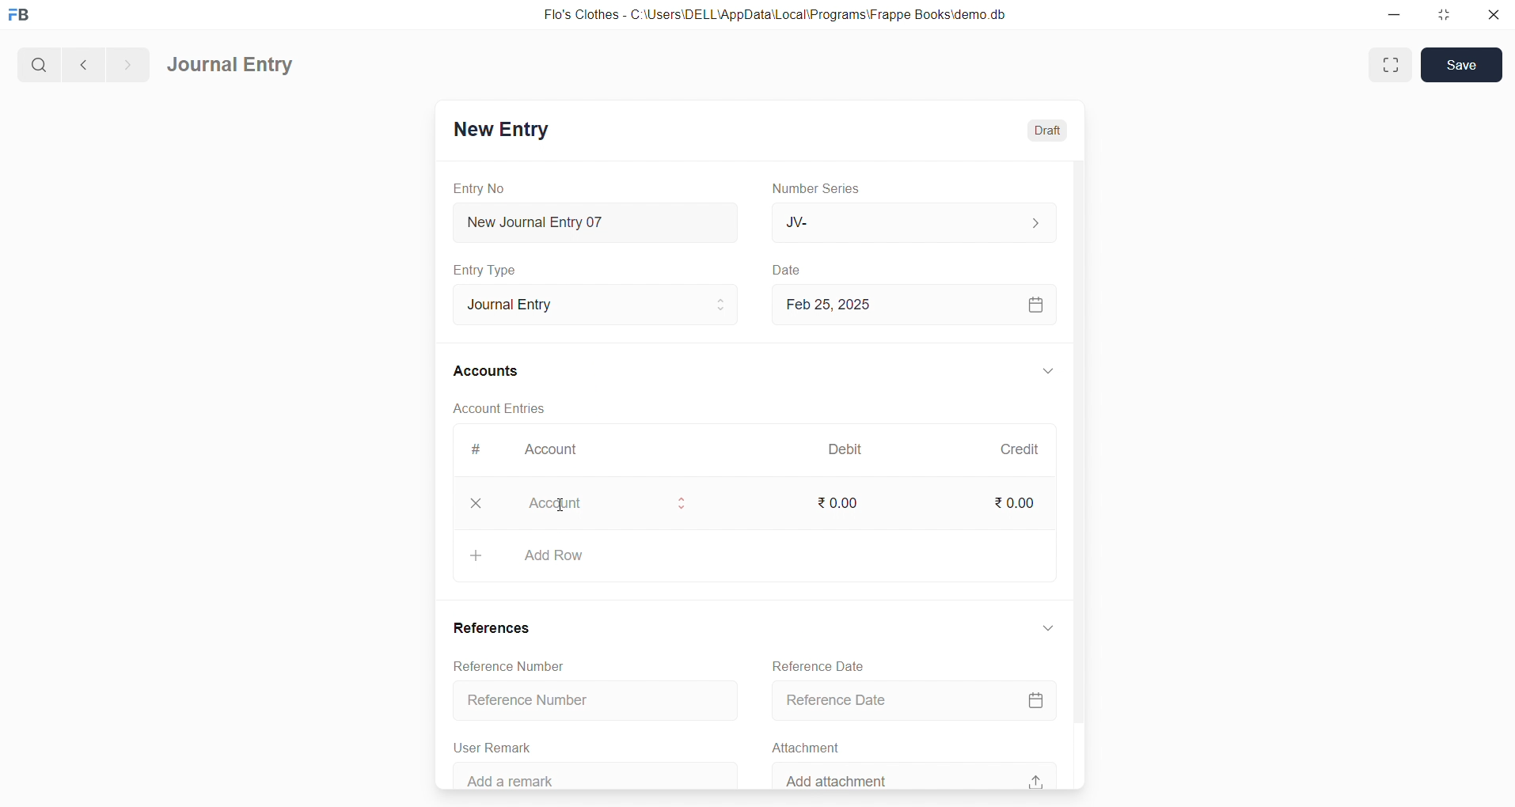 Image resolution: width=1515 pixels, height=807 pixels. Describe the element at coordinates (589, 702) in the screenshot. I see `Reference Number` at that location.